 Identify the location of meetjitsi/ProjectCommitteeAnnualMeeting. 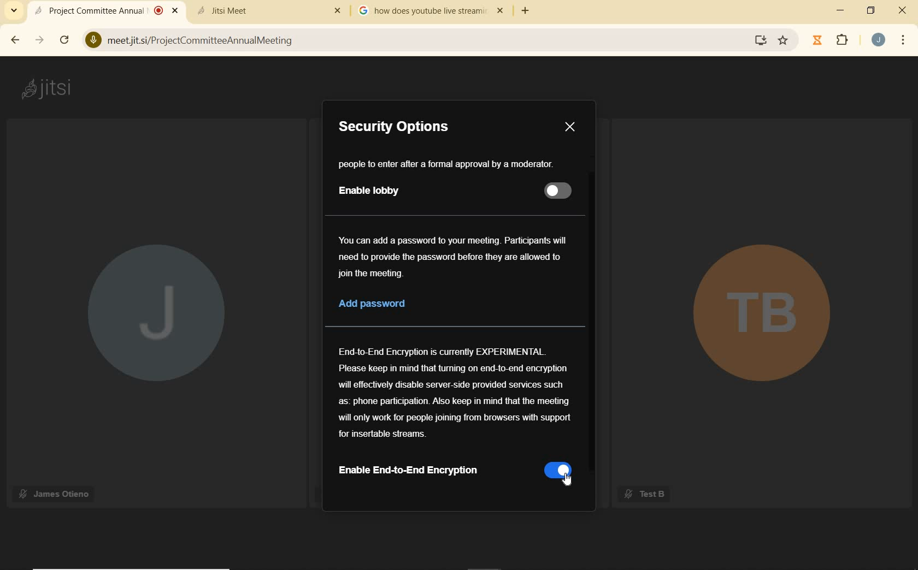
(417, 41).